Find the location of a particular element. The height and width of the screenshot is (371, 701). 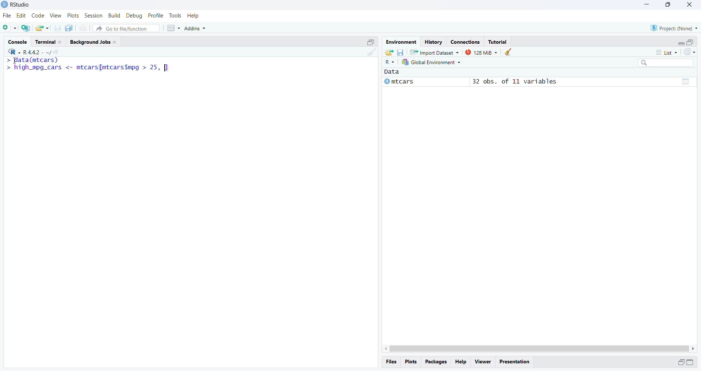

R 4.4.2. is located at coordinates (26, 52).